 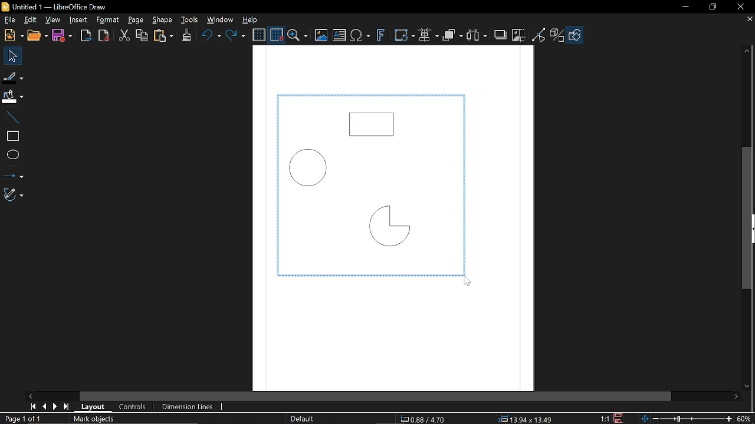 I want to click on Move left, so click(x=30, y=396).